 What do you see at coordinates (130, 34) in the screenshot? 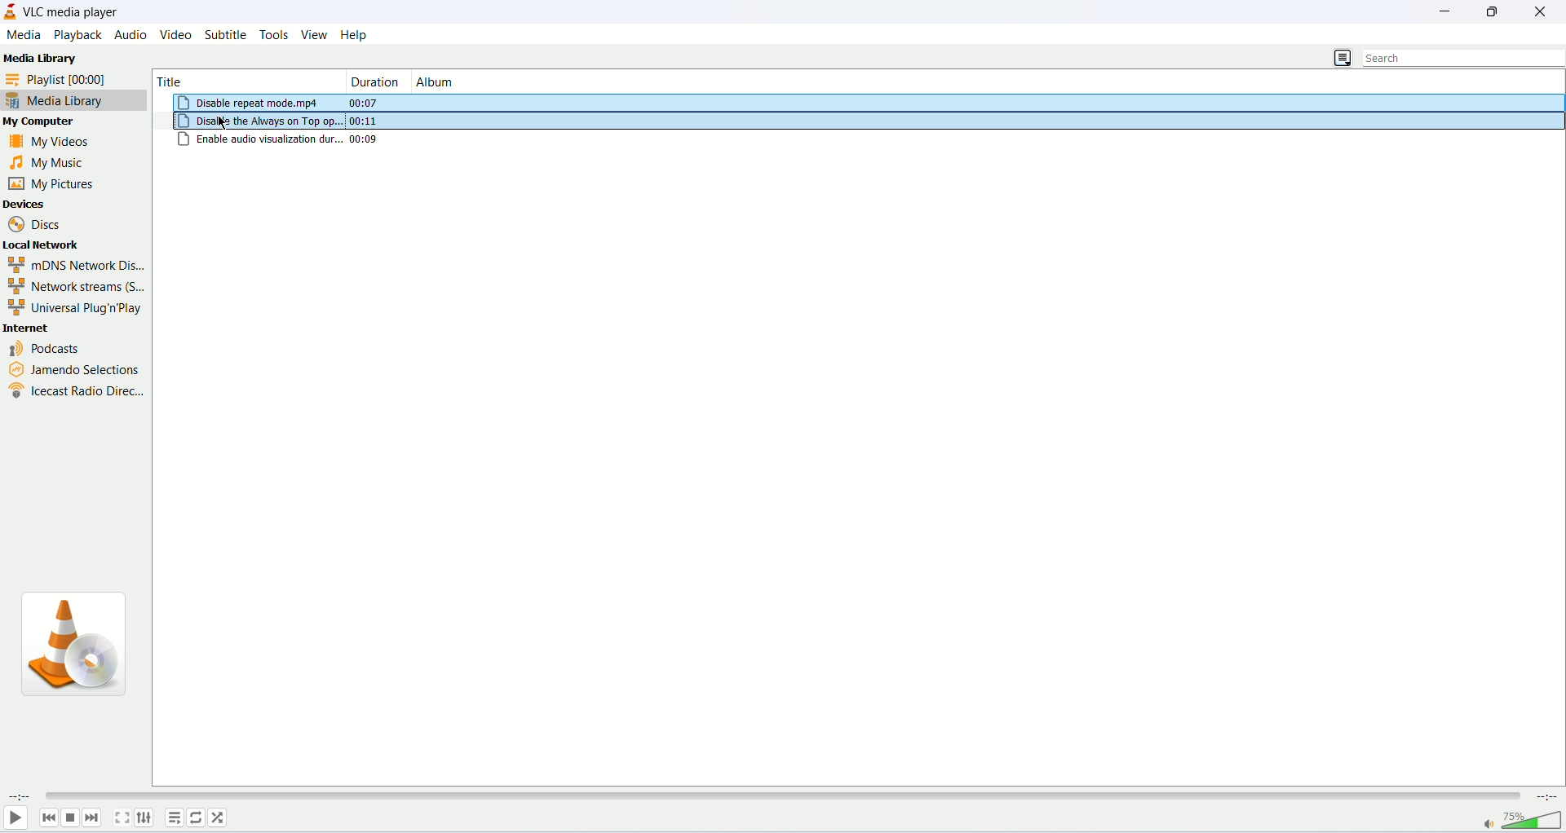
I see `audio` at bounding box center [130, 34].